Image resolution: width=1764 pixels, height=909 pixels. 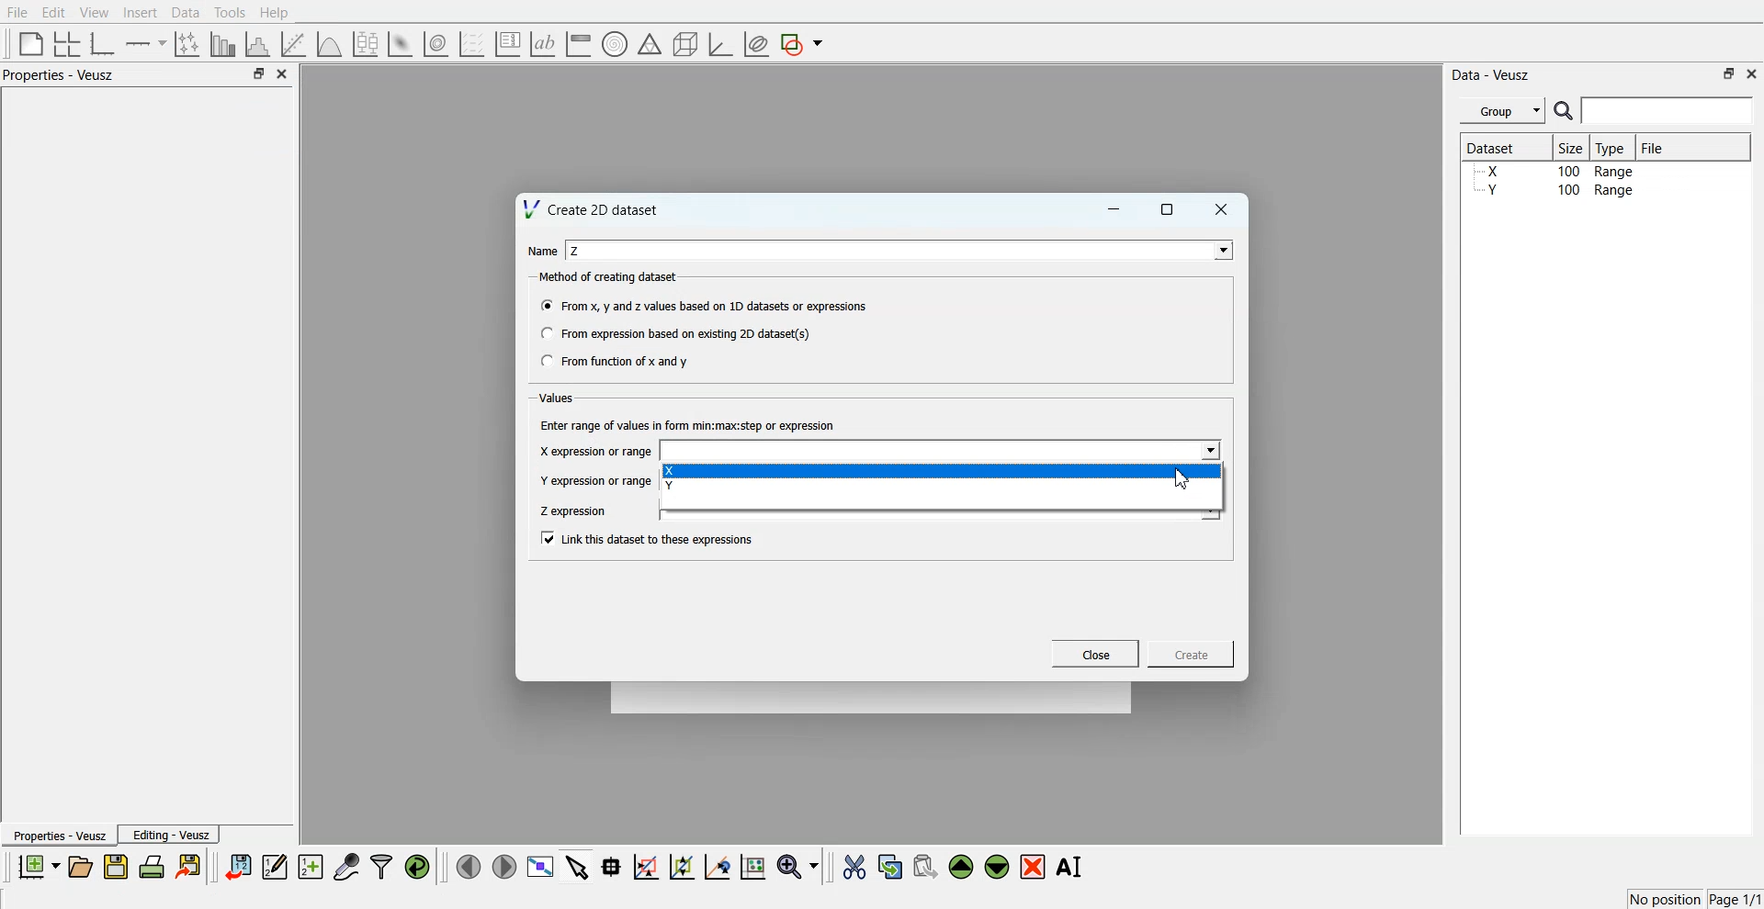 I want to click on Blank page, so click(x=31, y=43).